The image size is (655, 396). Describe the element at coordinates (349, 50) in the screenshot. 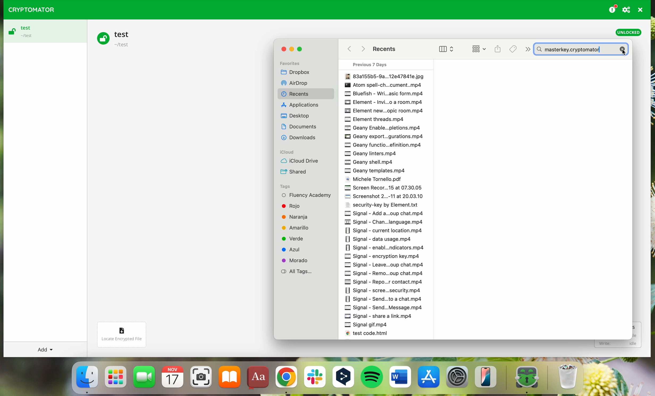

I see `back` at that location.